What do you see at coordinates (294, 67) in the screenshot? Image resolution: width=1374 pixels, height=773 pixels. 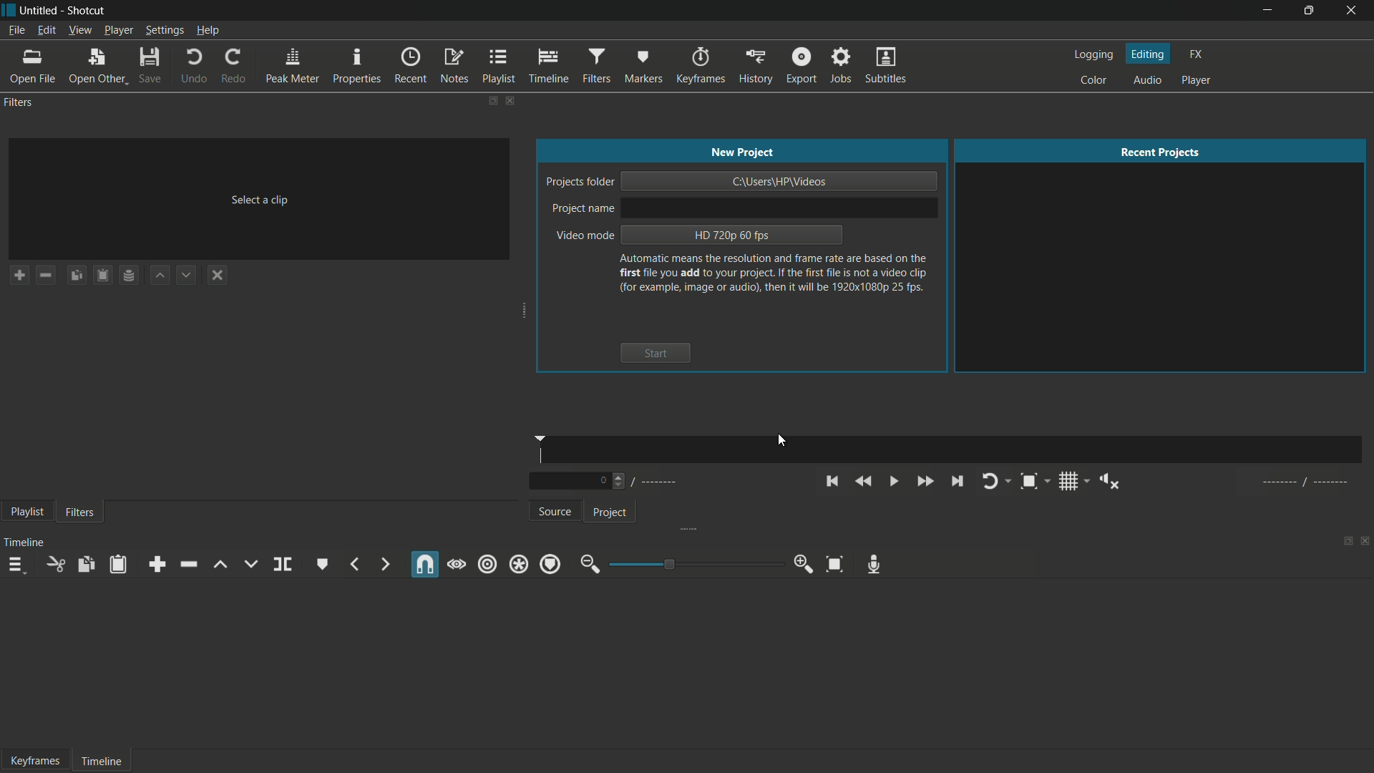 I see `peak meter` at bounding box center [294, 67].